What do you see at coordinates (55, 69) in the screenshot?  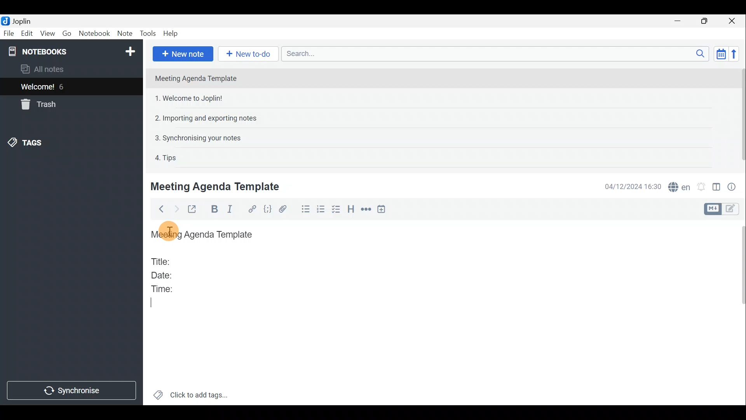 I see `All notes` at bounding box center [55, 69].